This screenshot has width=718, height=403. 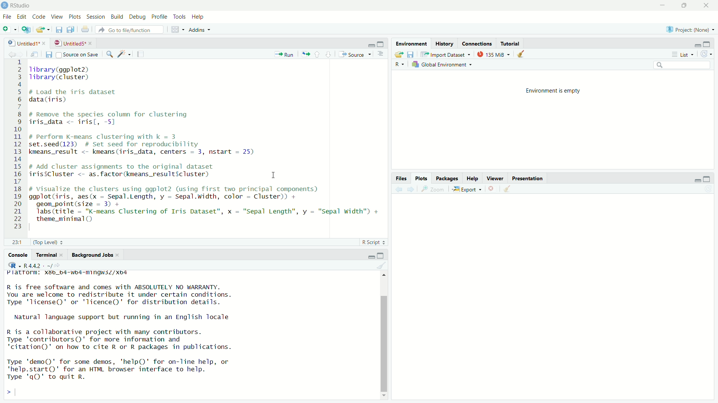 I want to click on list, so click(x=682, y=54).